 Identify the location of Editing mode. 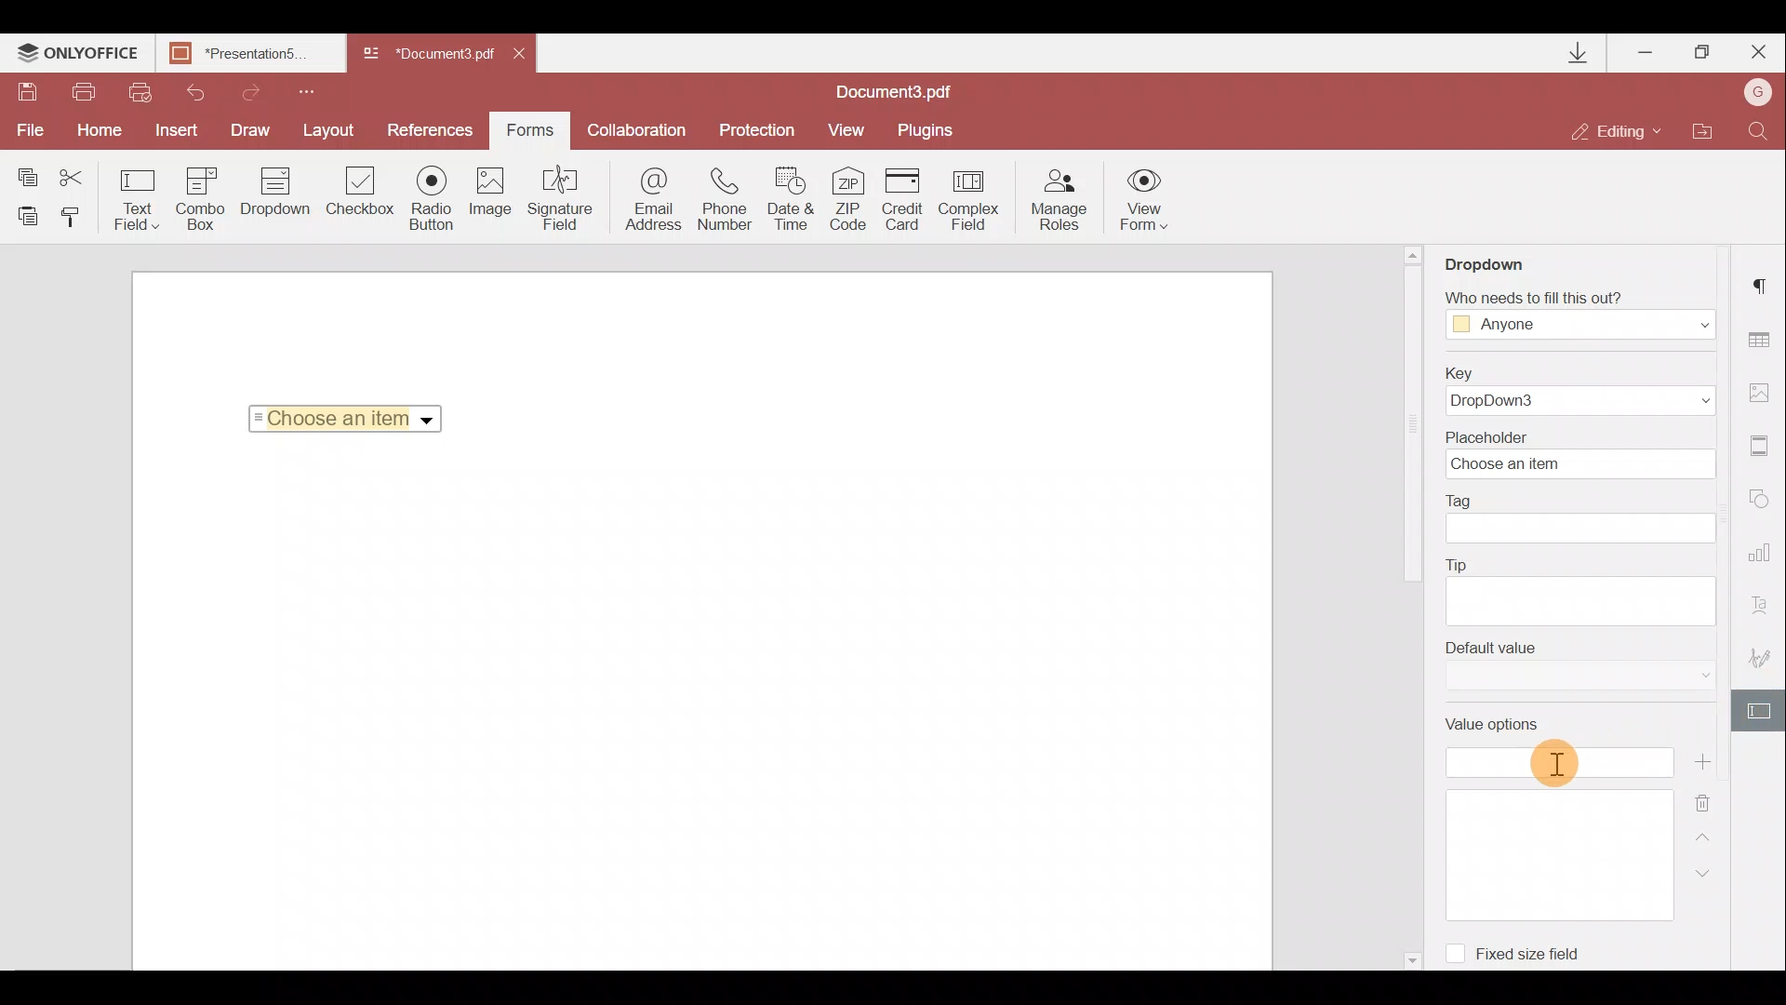
(1618, 133).